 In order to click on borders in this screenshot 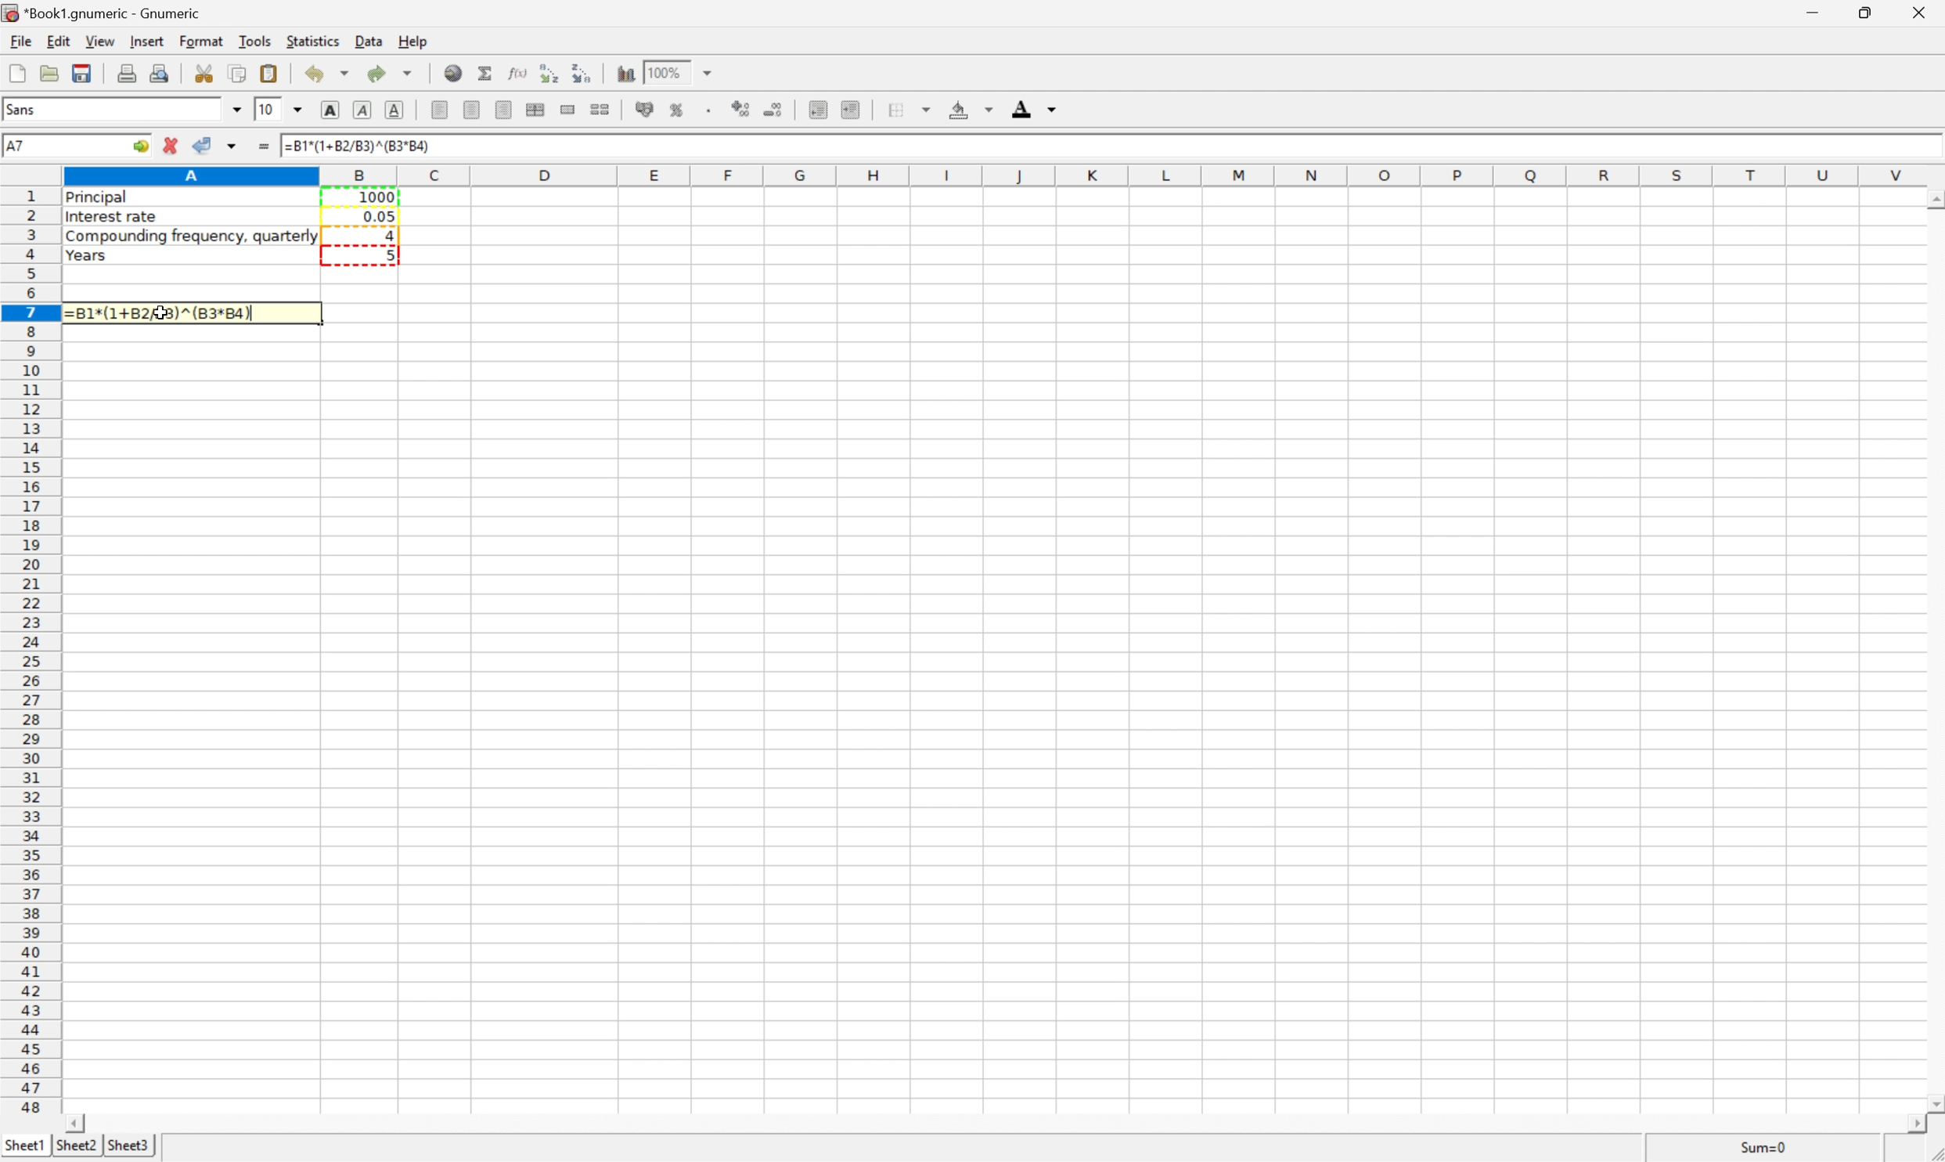, I will do `click(909, 108)`.